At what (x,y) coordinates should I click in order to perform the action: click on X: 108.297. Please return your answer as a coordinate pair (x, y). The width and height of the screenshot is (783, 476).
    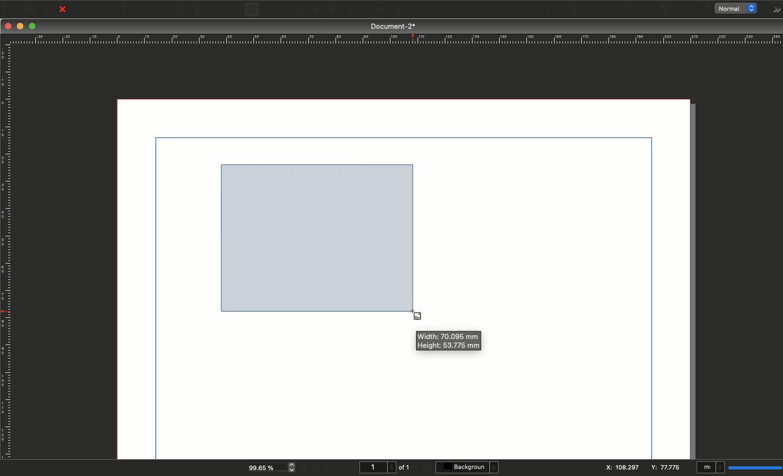
    Looking at the image, I should click on (623, 467).